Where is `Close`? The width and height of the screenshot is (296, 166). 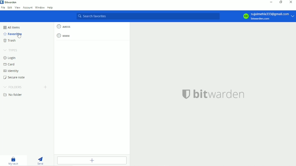
Close is located at coordinates (291, 2).